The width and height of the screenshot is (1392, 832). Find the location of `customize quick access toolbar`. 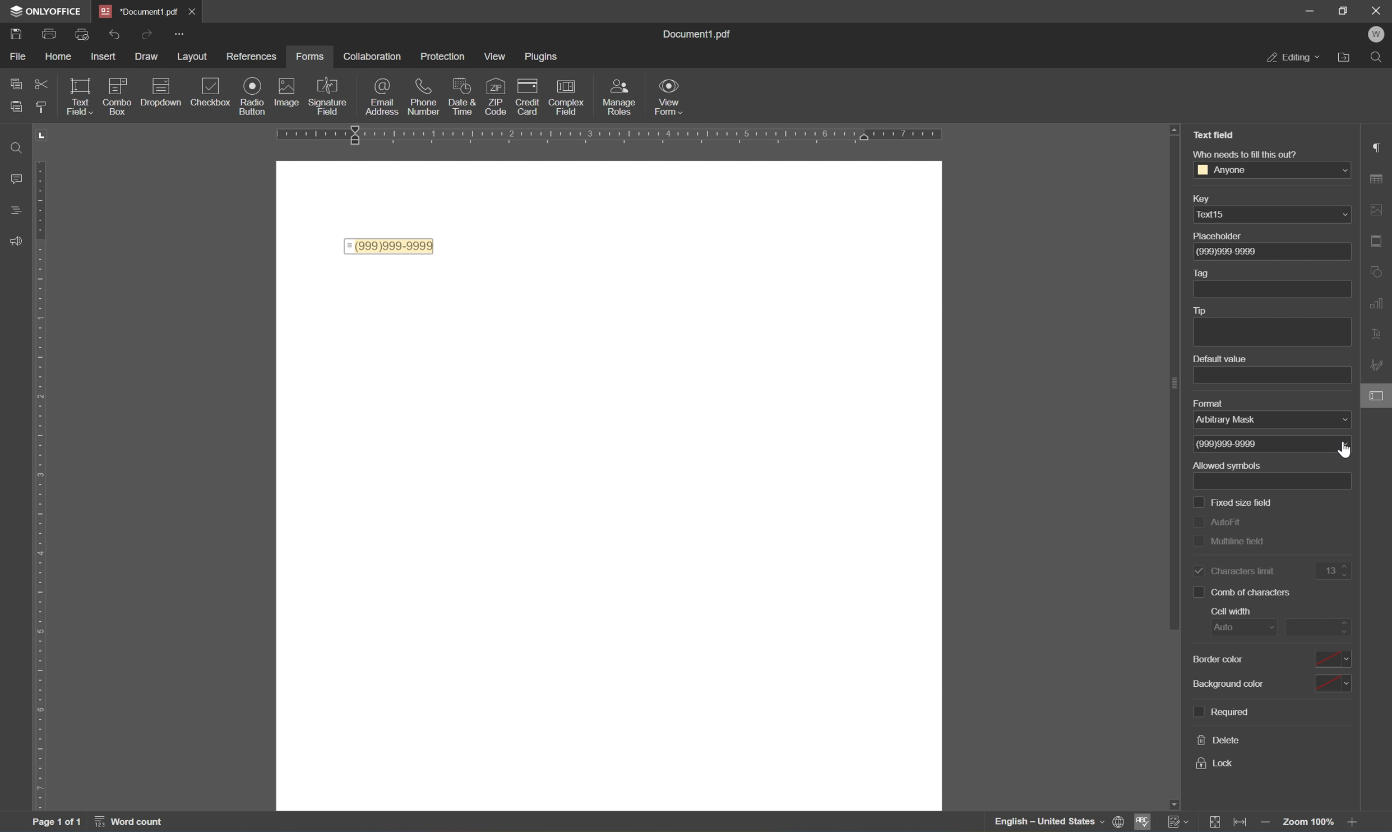

customize quick access toolbar is located at coordinates (178, 33).